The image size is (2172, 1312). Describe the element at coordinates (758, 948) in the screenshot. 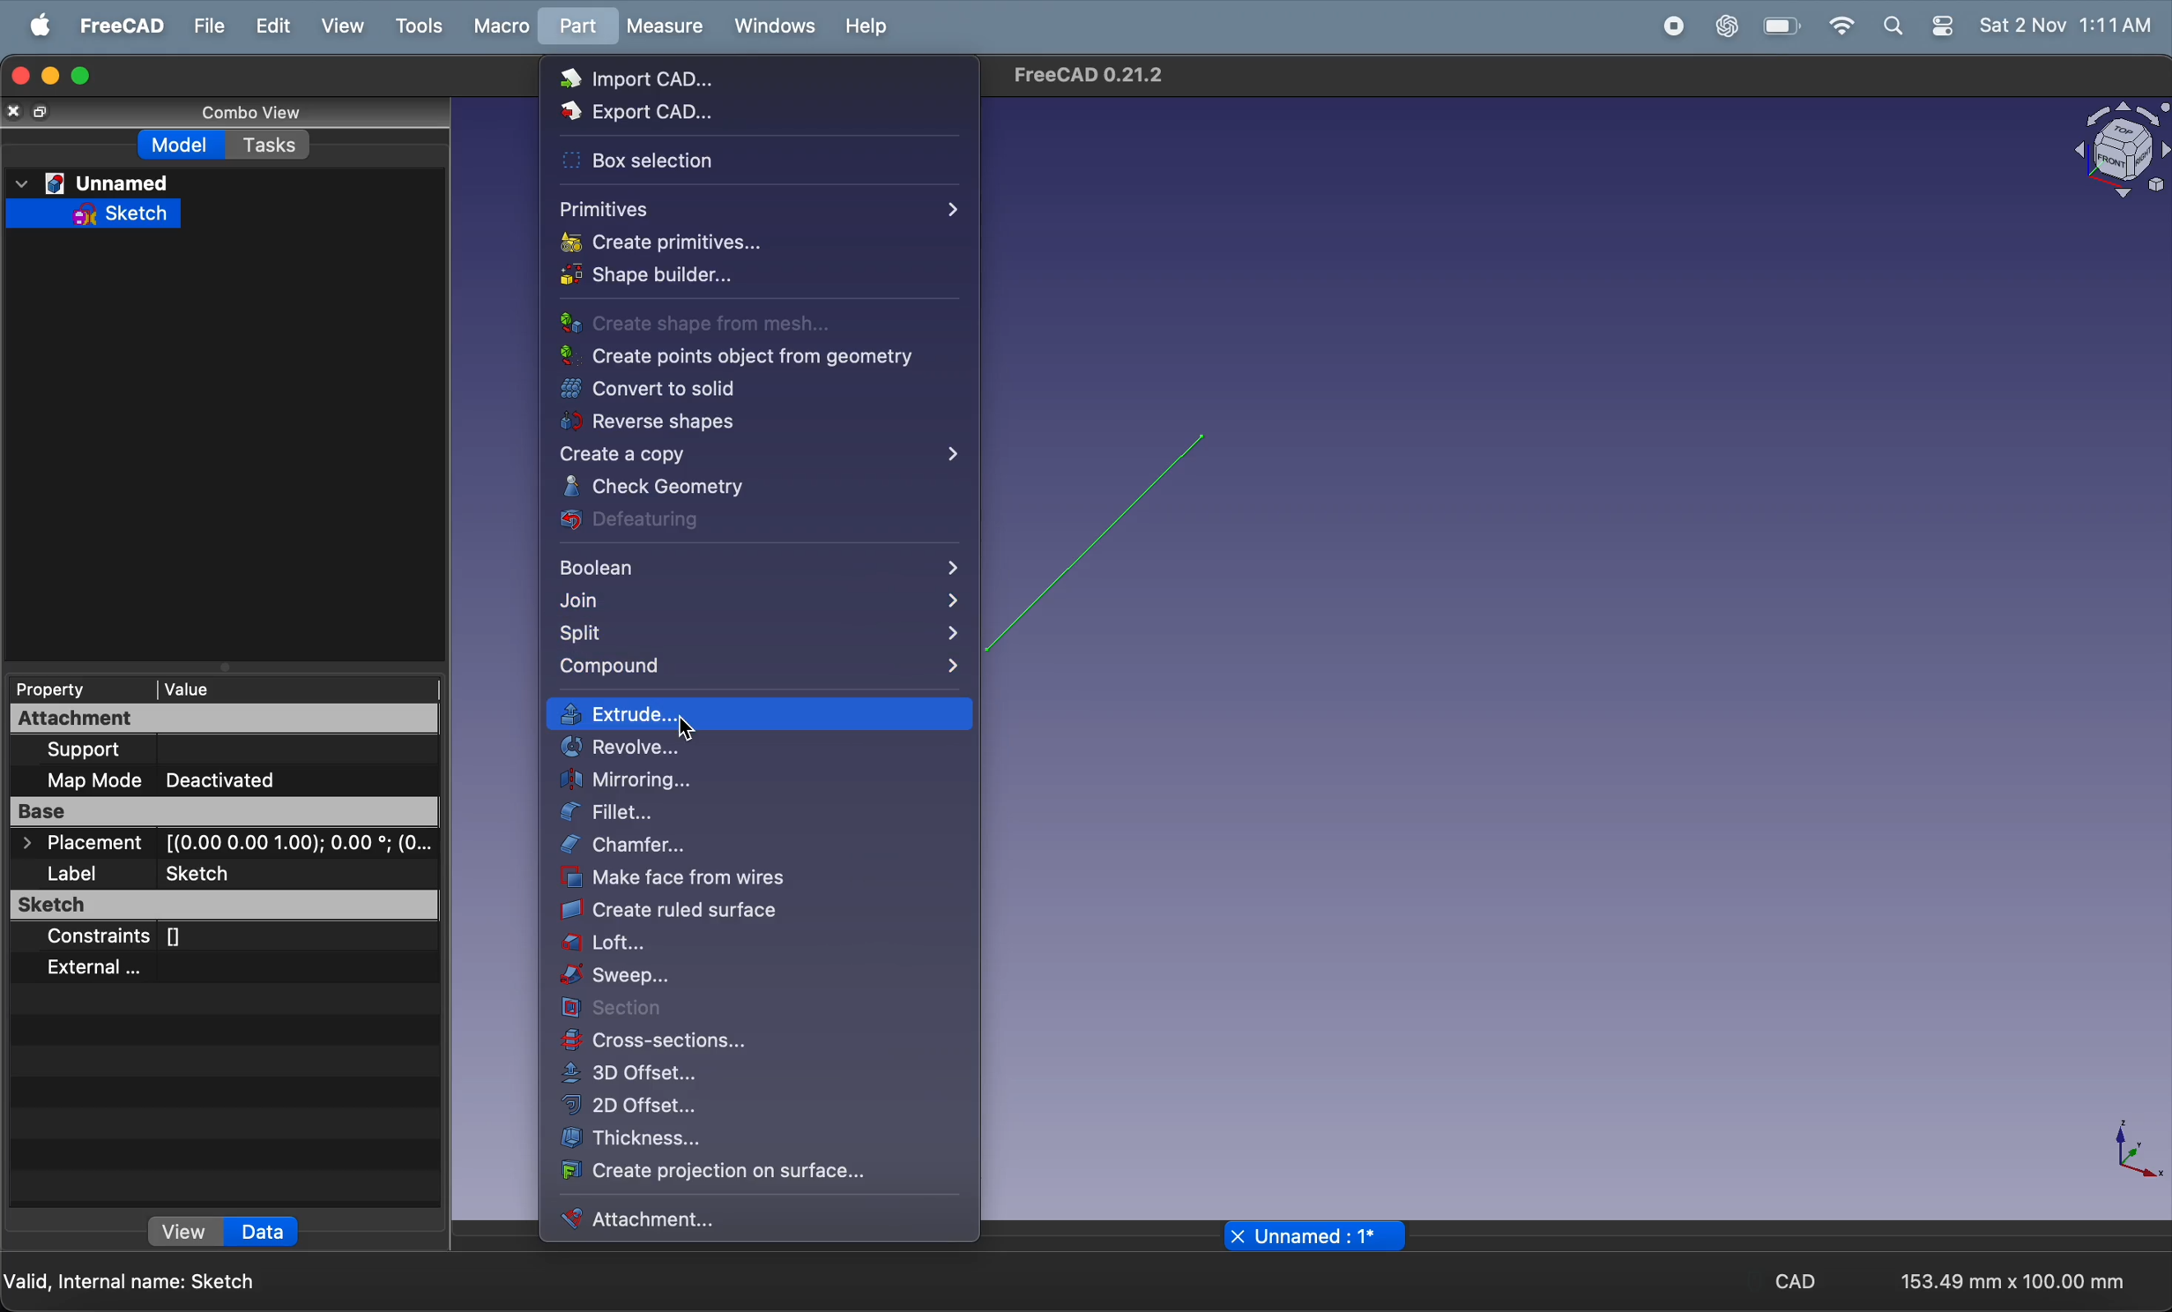

I see `loft...` at that location.